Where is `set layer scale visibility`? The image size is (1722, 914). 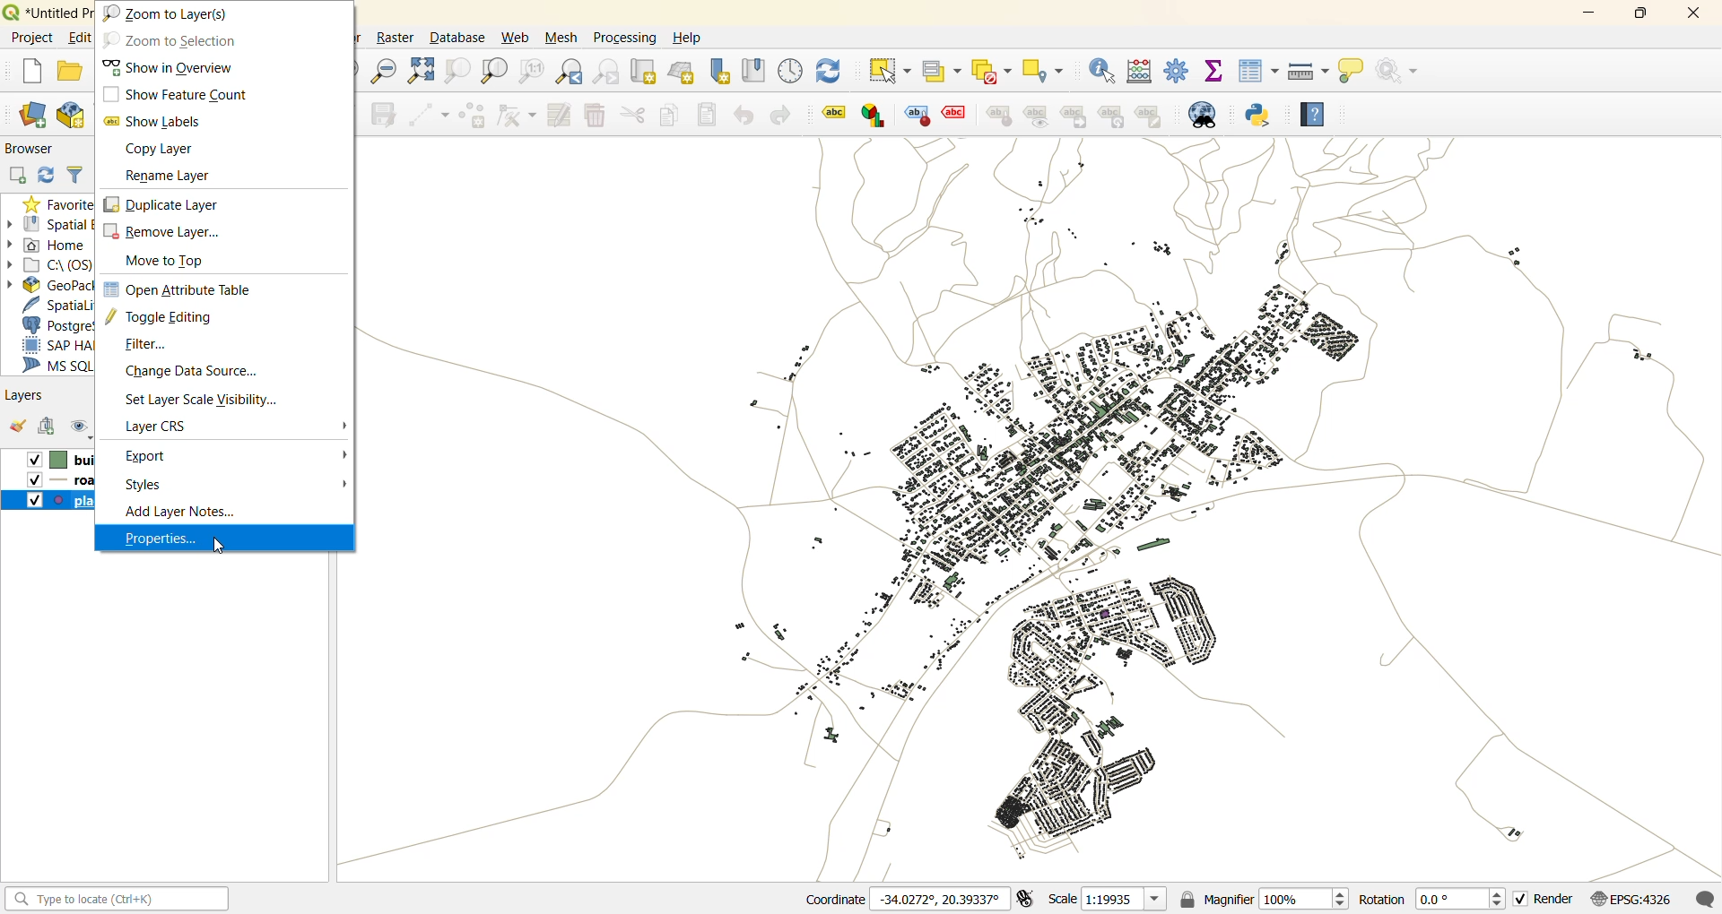 set layer scale visibility is located at coordinates (213, 398).